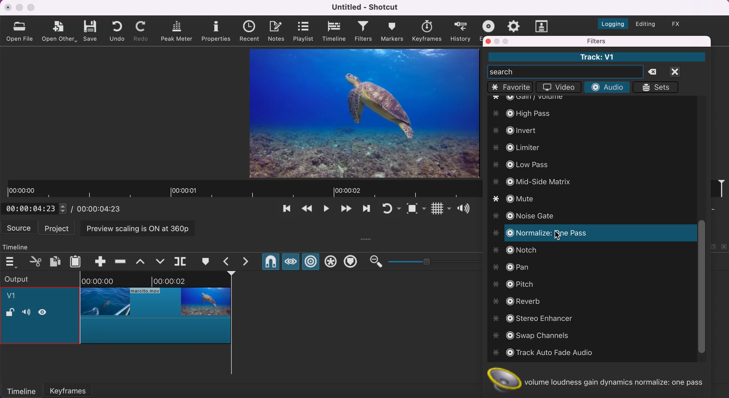 Image resolution: width=729 pixels, height=398 pixels. I want to click on Untitled - Shotcut, so click(366, 7).